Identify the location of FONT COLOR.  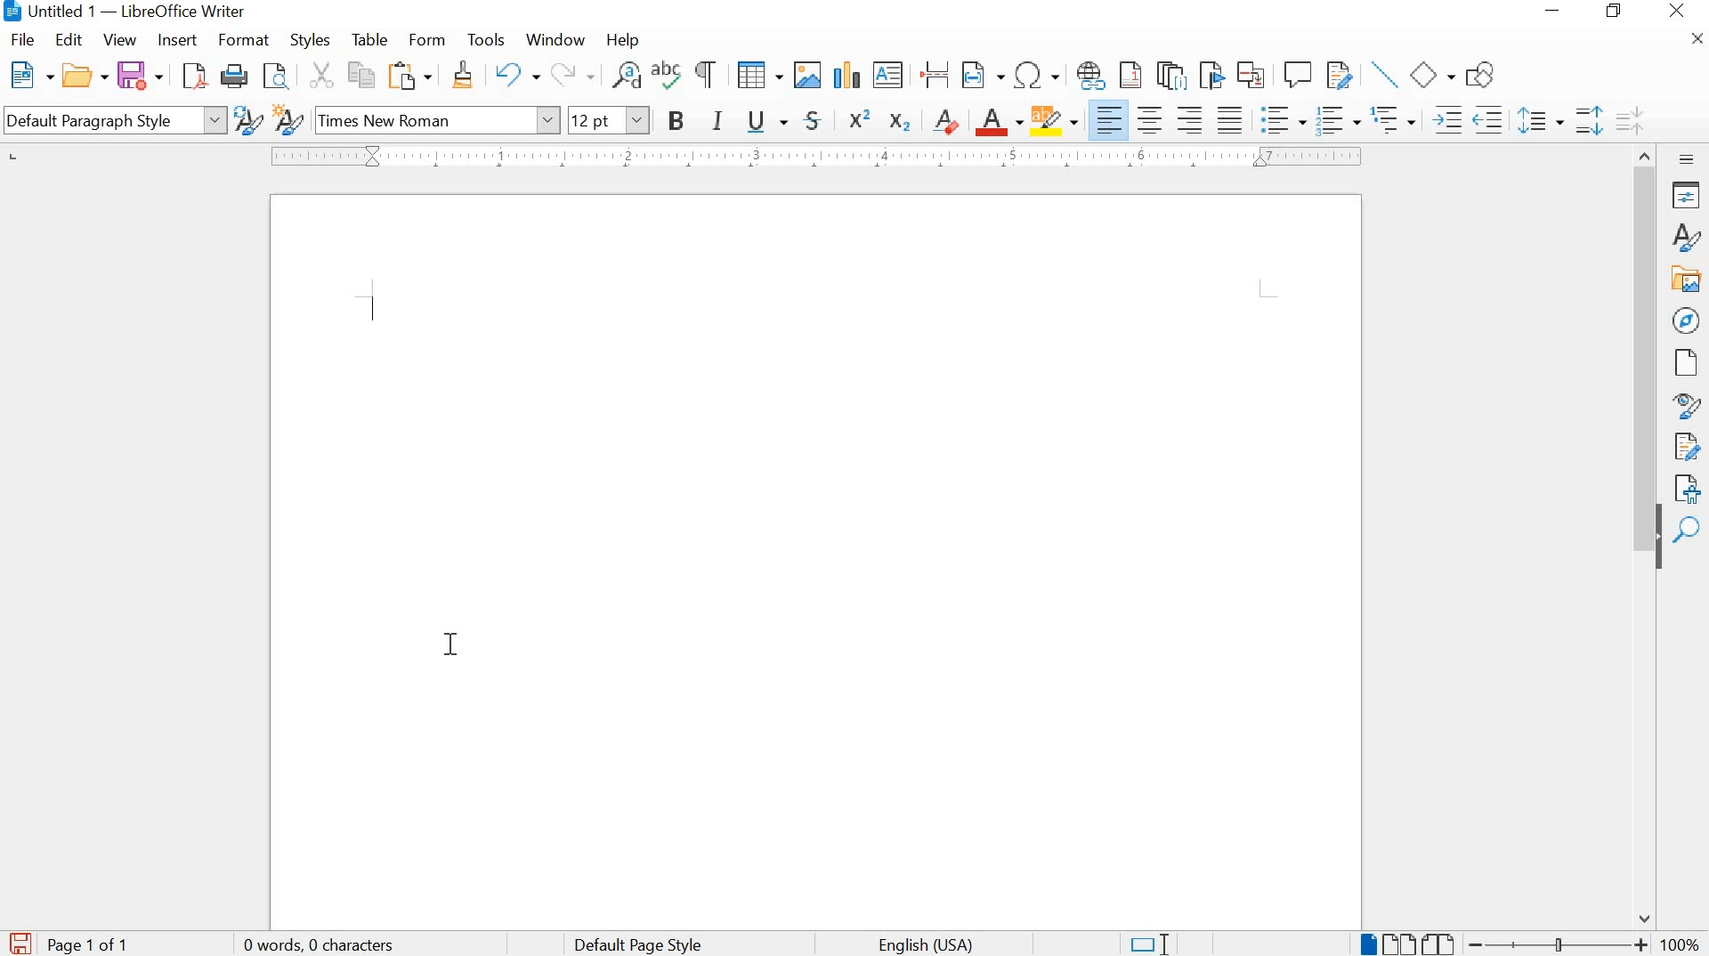
(998, 123).